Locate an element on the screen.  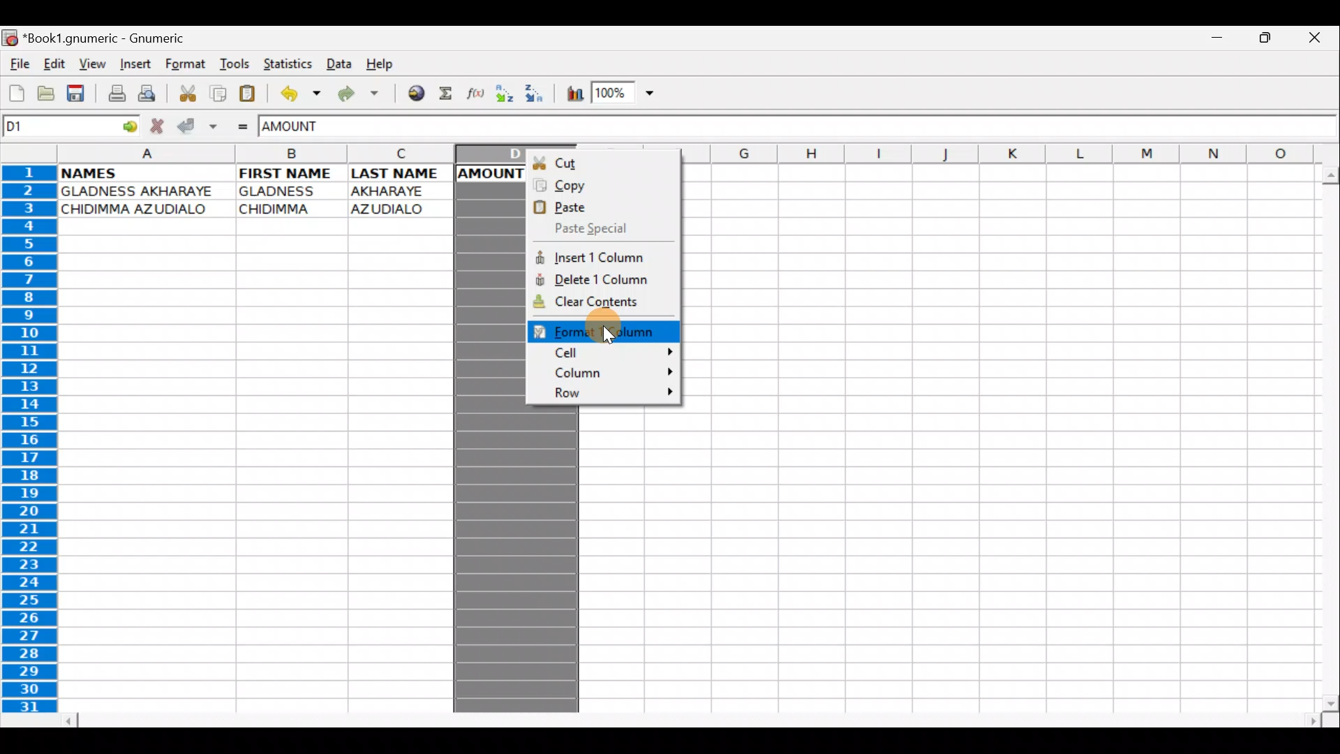
AZUDIALO is located at coordinates (393, 208).